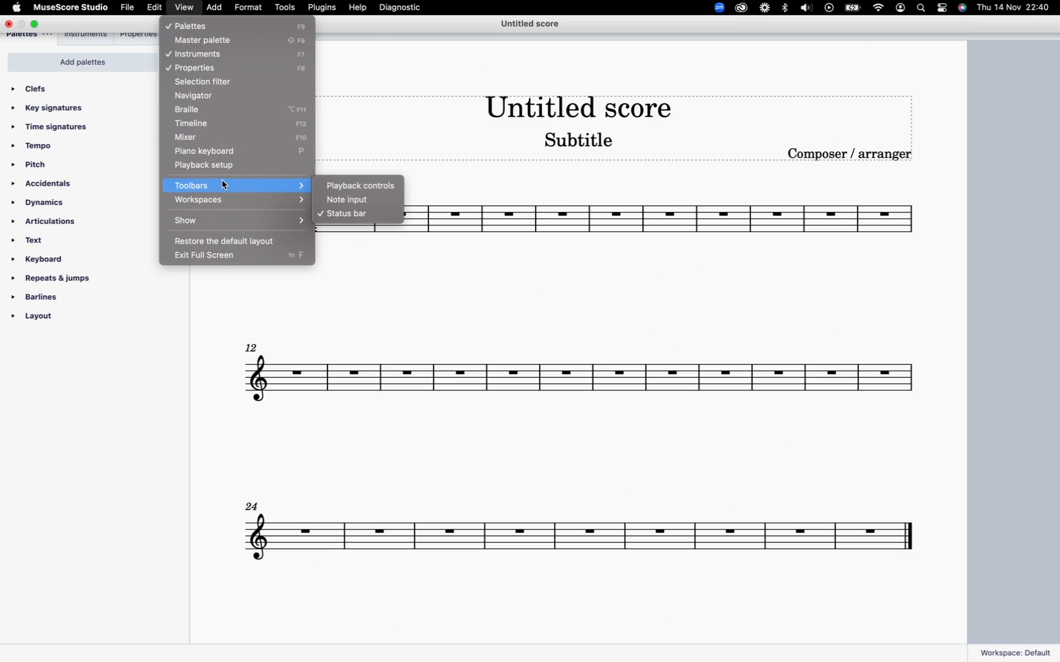  Describe the element at coordinates (54, 108) in the screenshot. I see `key signatures` at that location.